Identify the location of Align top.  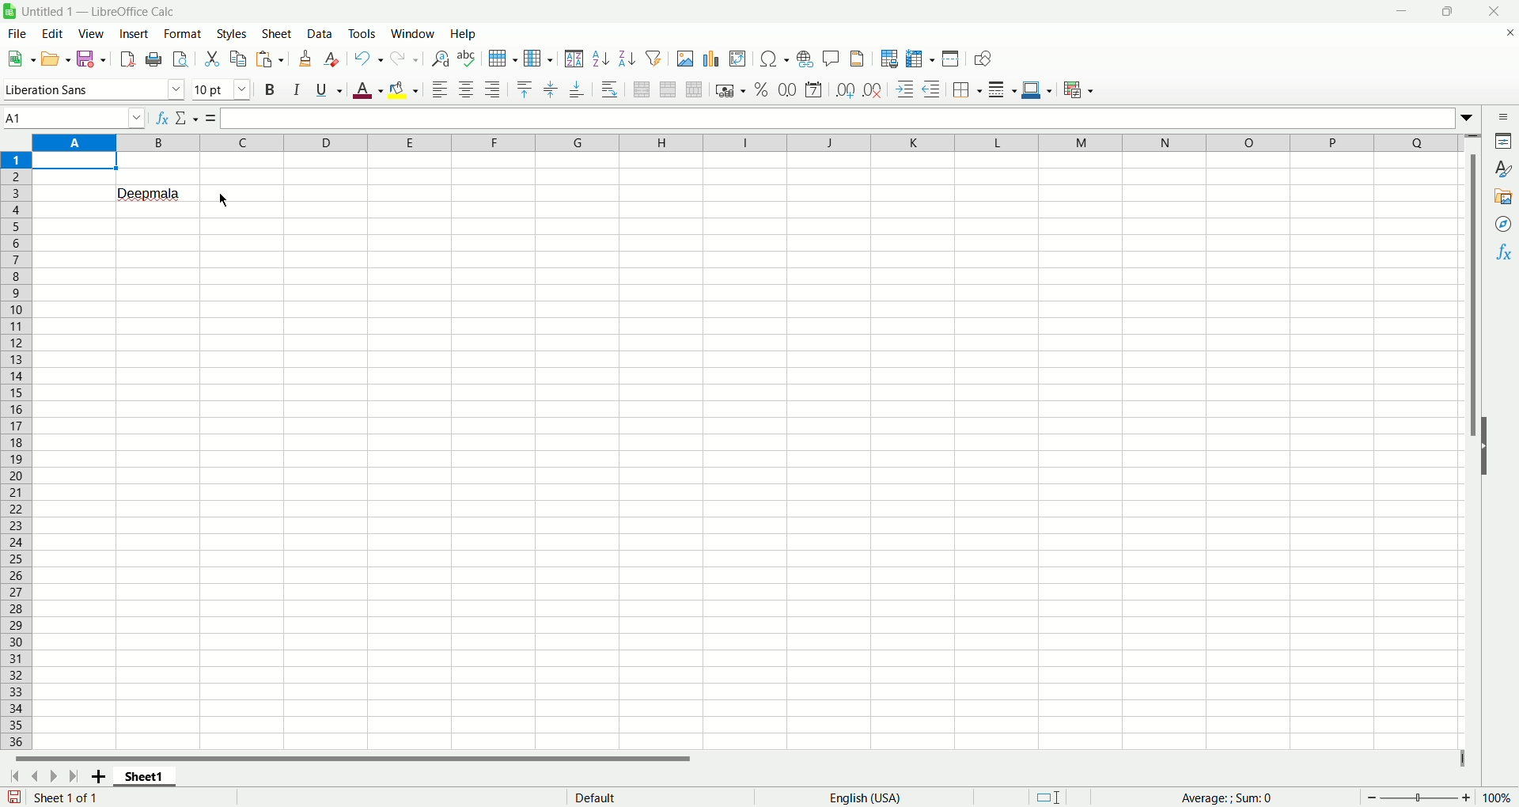
(523, 90).